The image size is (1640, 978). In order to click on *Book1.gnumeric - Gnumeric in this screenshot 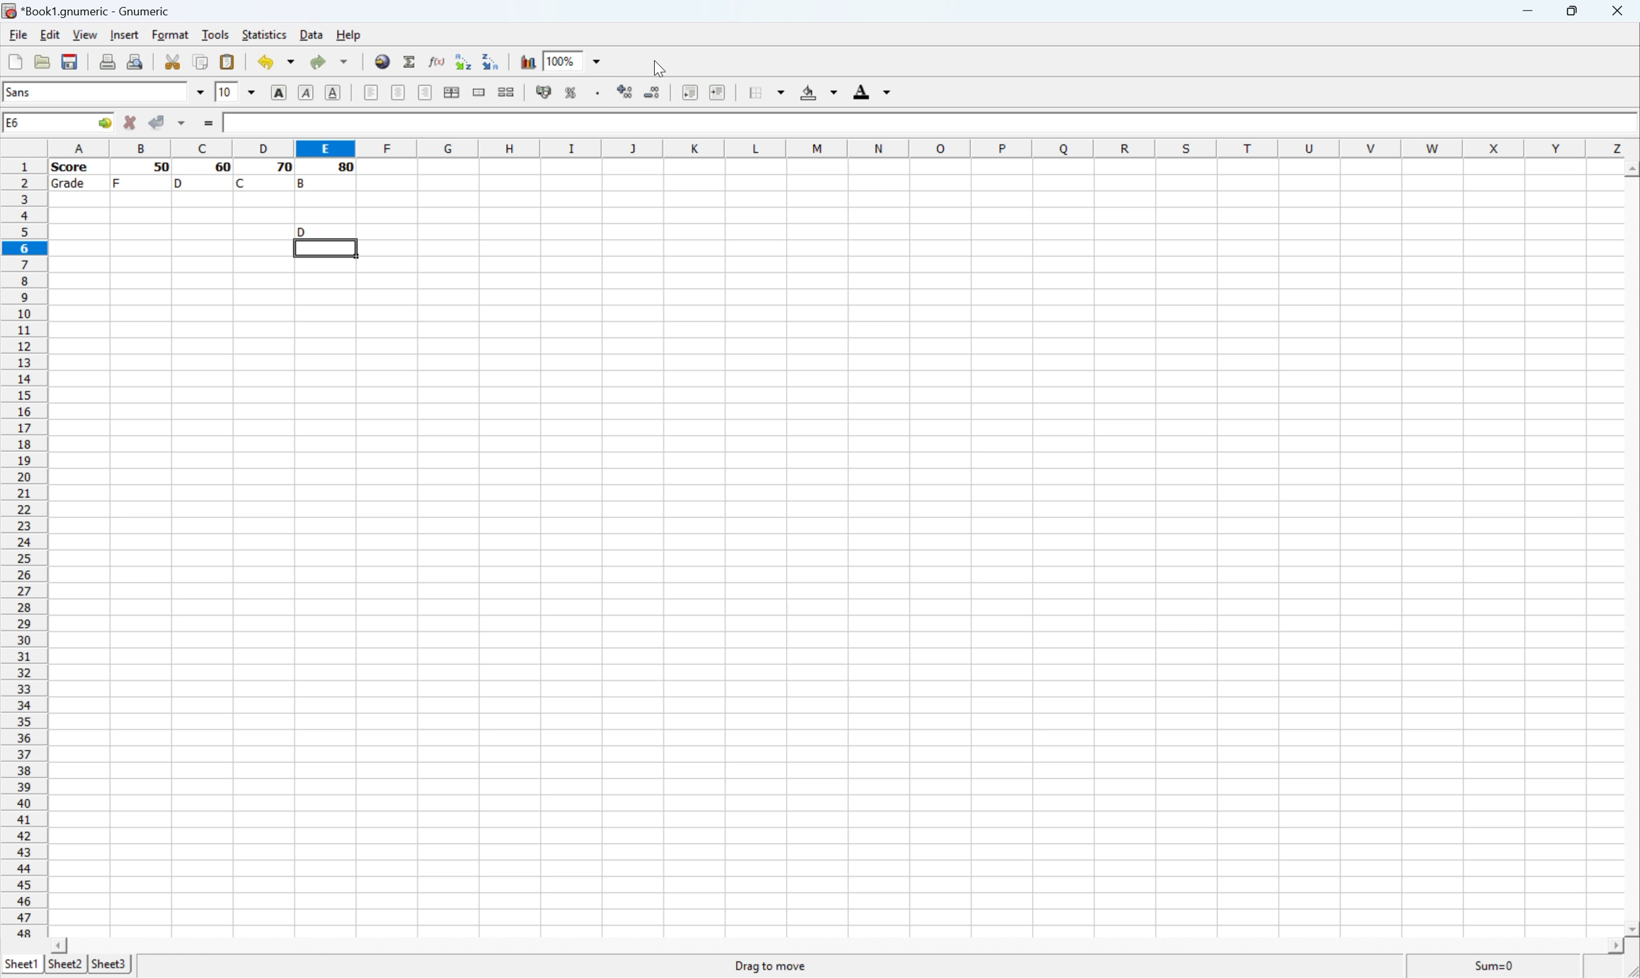, I will do `click(88, 10)`.